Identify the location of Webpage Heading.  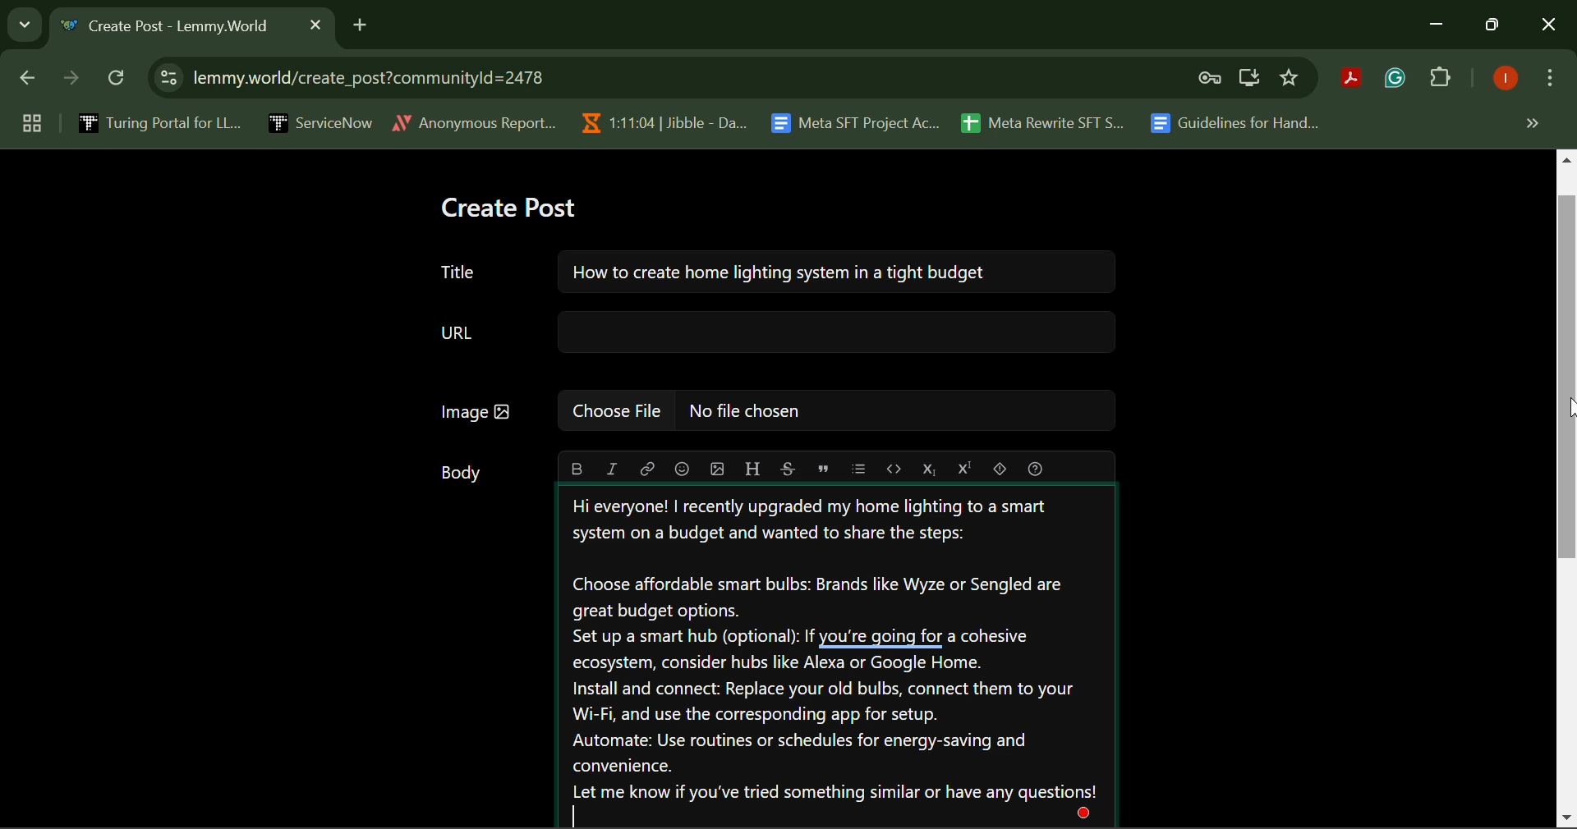
(174, 28).